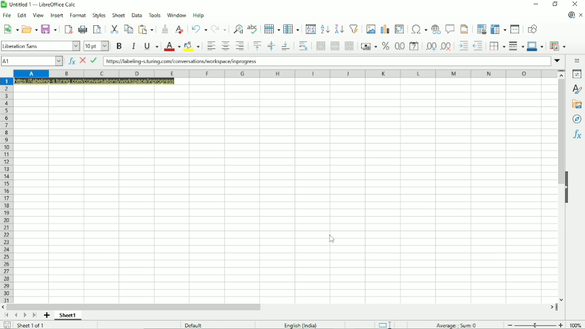  I want to click on Borders, so click(497, 47).